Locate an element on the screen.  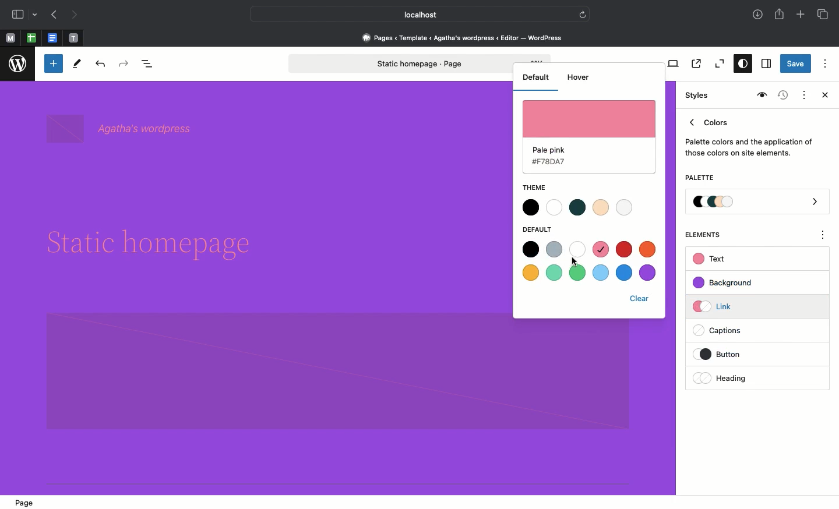
clear is located at coordinates (640, 299).